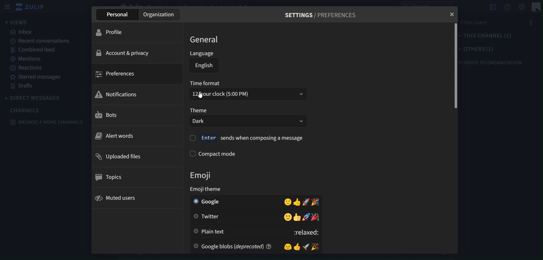  What do you see at coordinates (487, 36) in the screenshot?
I see `this channel(1)` at bounding box center [487, 36].